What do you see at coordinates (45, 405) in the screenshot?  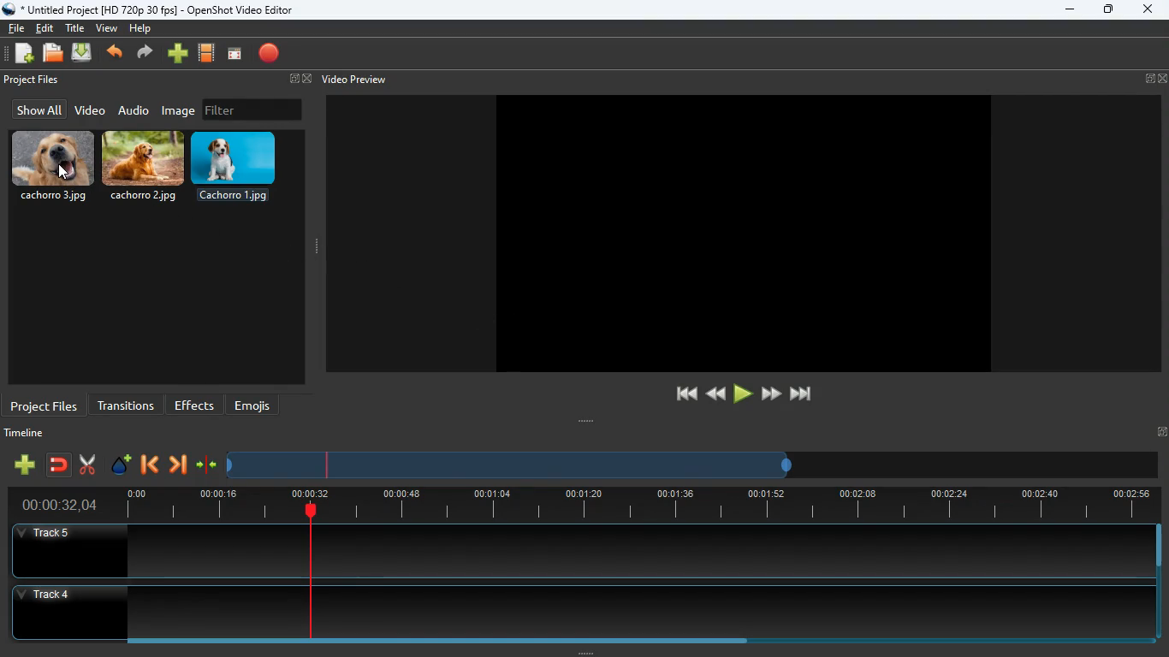 I see `project files` at bounding box center [45, 405].